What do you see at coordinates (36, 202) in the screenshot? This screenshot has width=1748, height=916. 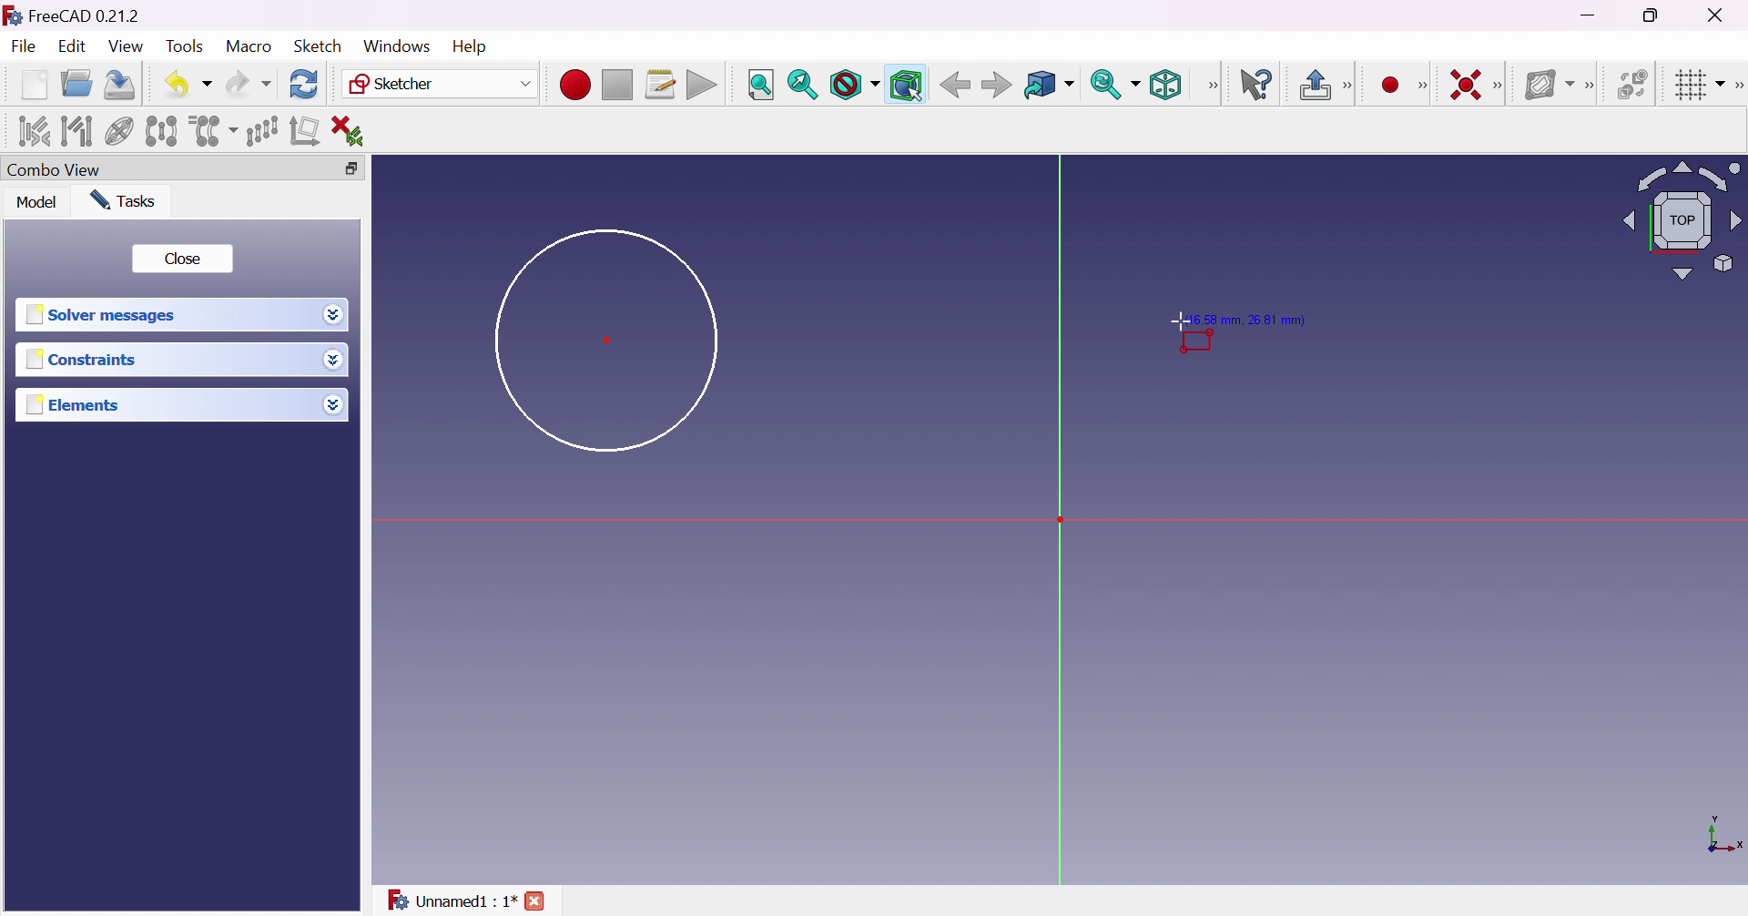 I see `Model` at bounding box center [36, 202].